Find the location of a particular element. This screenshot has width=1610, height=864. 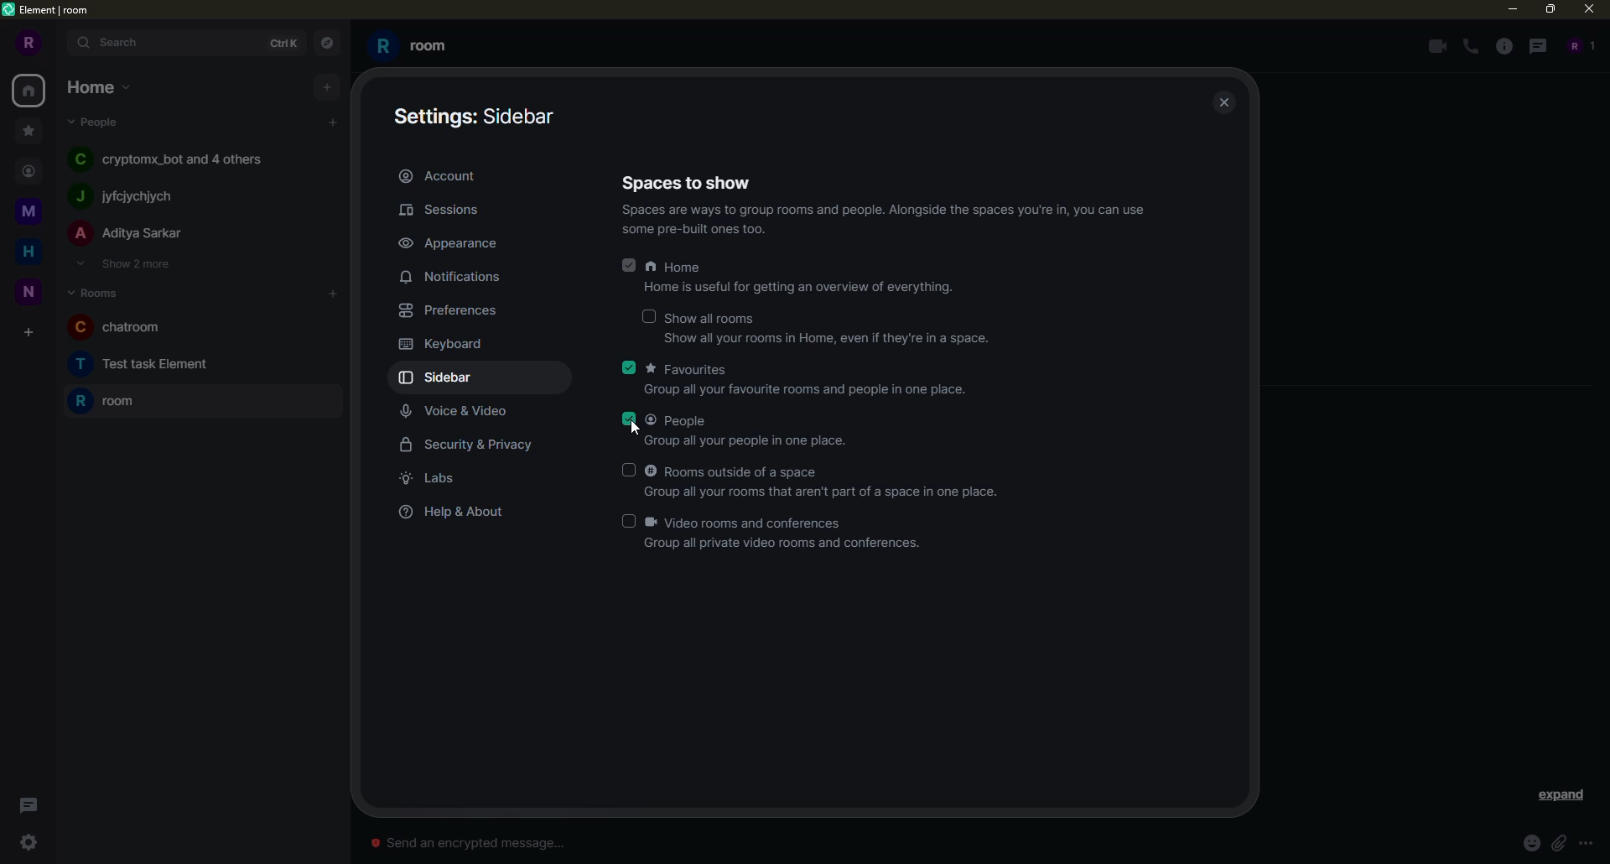

selected is located at coordinates (627, 266).